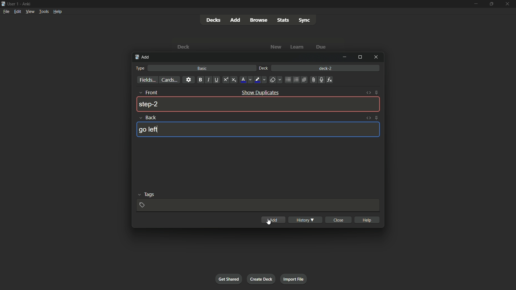  I want to click on view menu, so click(30, 12).